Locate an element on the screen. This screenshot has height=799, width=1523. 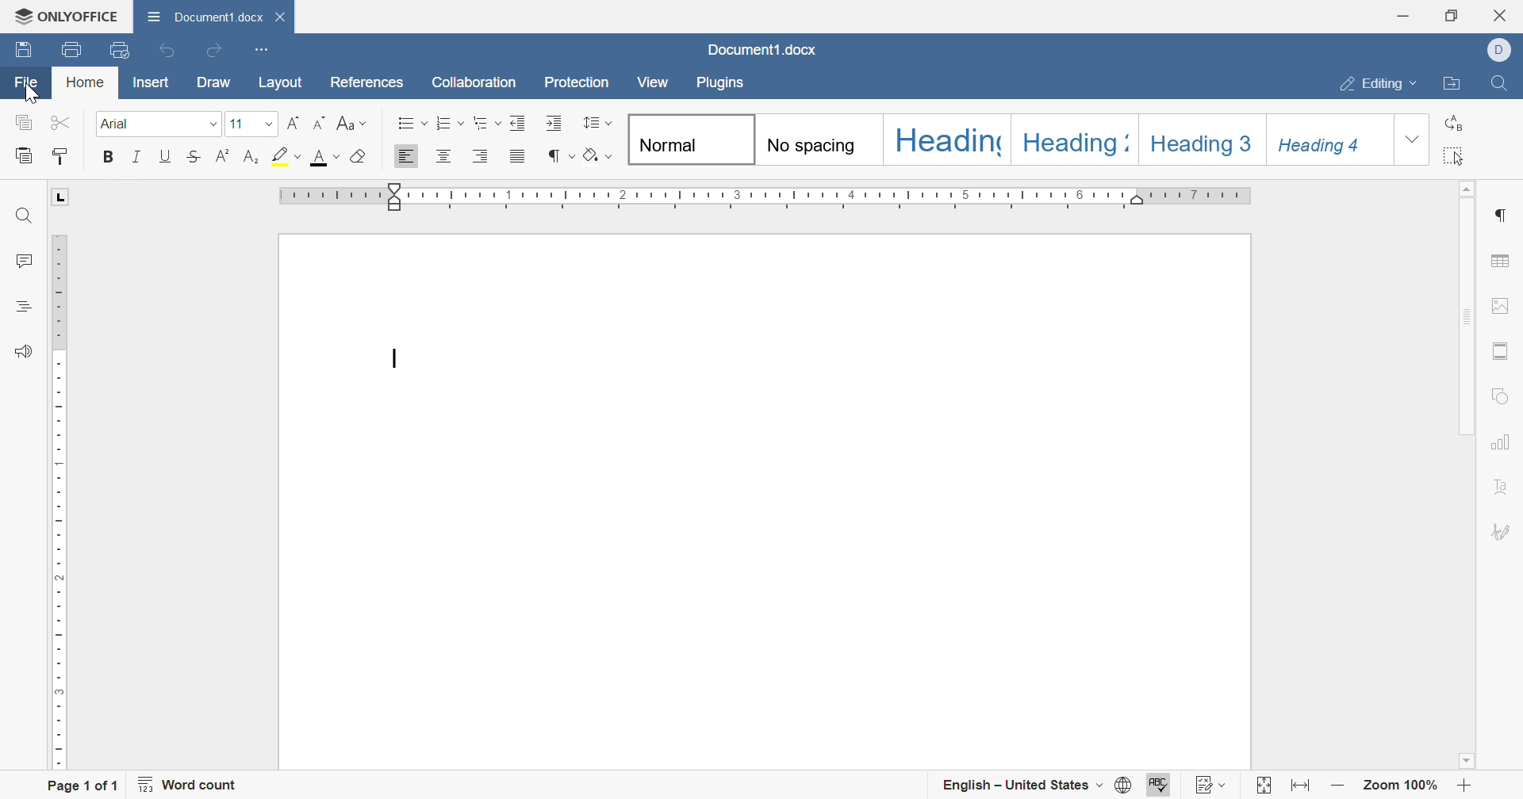
copy is located at coordinates (26, 124).